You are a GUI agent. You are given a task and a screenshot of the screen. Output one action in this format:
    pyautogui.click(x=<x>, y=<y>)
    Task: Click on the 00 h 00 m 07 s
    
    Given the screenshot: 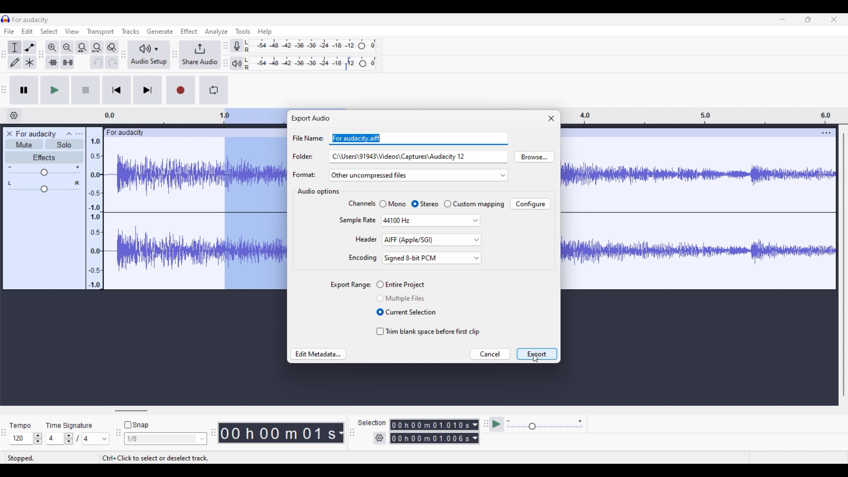 What is the action you would take?
    pyautogui.click(x=278, y=433)
    